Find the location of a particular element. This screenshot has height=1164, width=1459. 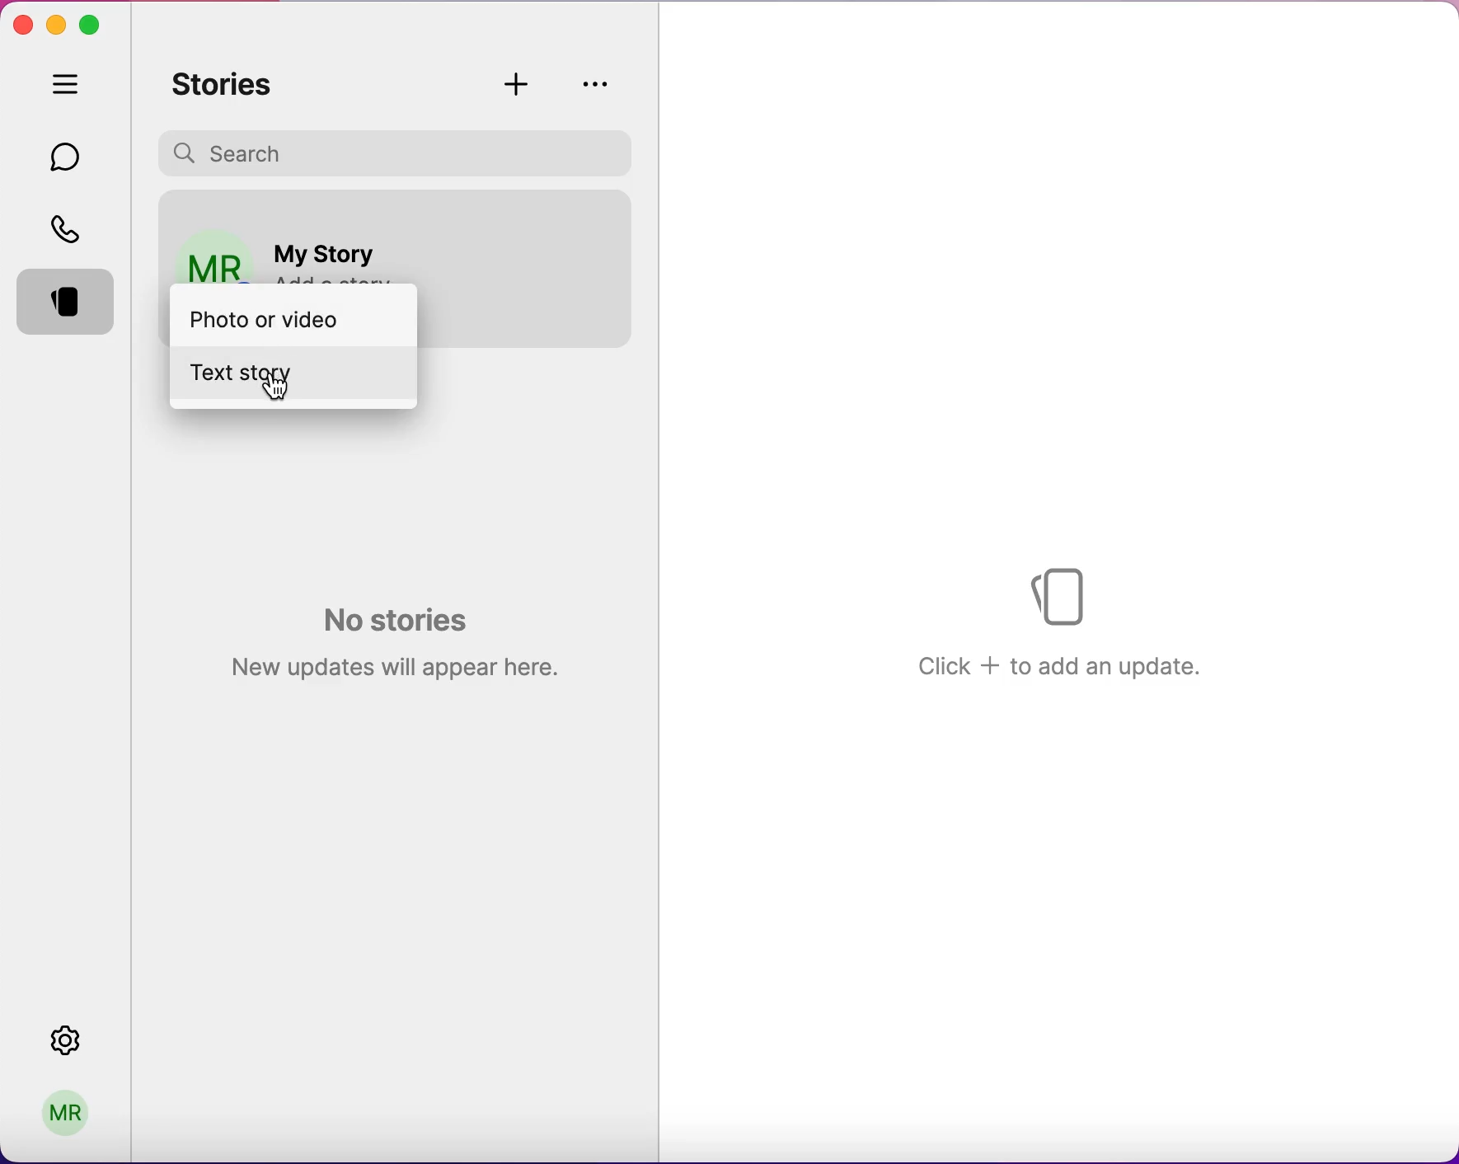

chats is located at coordinates (68, 156).